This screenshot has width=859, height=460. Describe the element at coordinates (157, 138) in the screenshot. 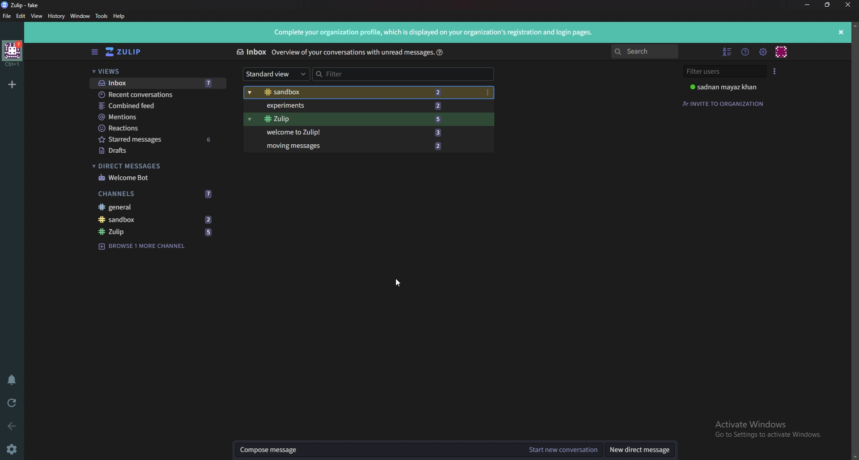

I see `starred Messages` at that location.